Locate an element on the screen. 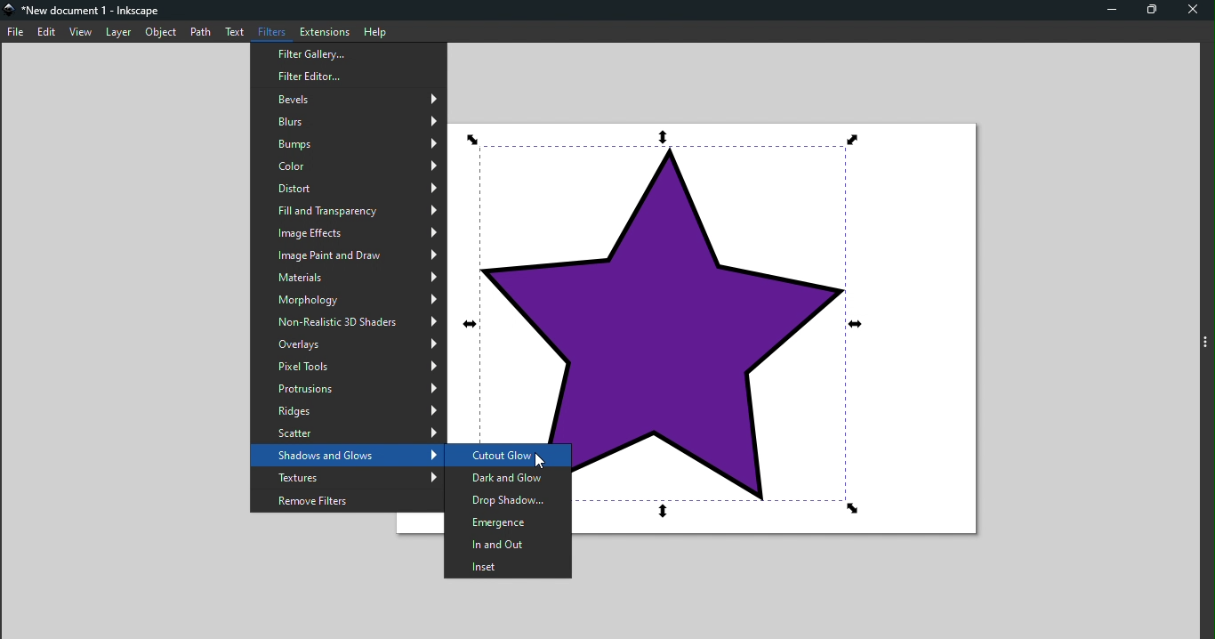  Pixel is located at coordinates (350, 368).